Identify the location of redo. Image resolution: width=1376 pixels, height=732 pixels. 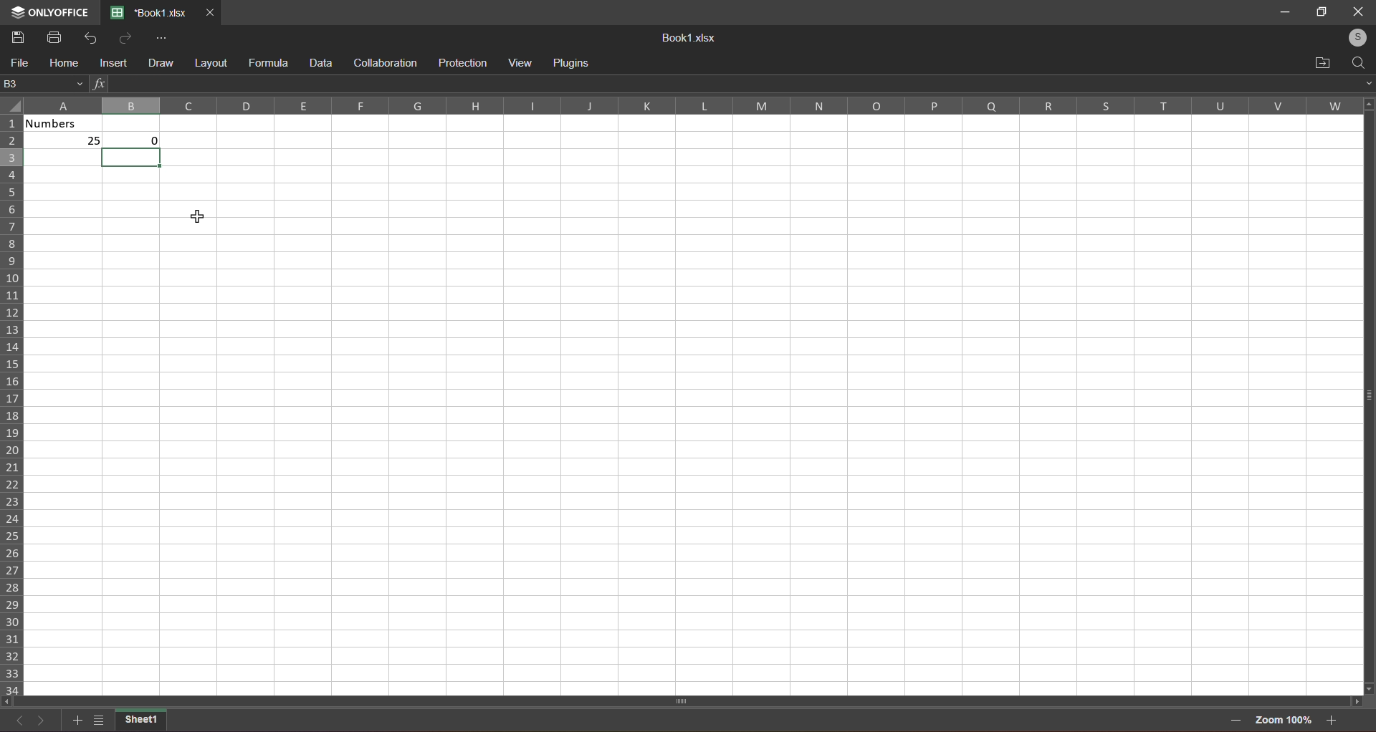
(123, 38).